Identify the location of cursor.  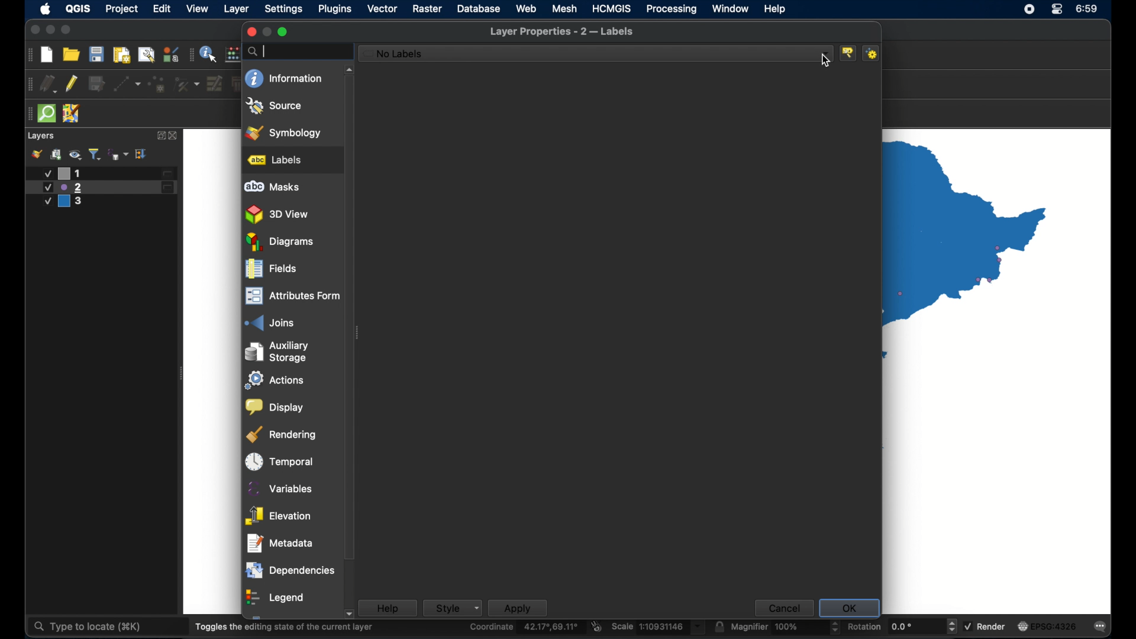
(826, 63).